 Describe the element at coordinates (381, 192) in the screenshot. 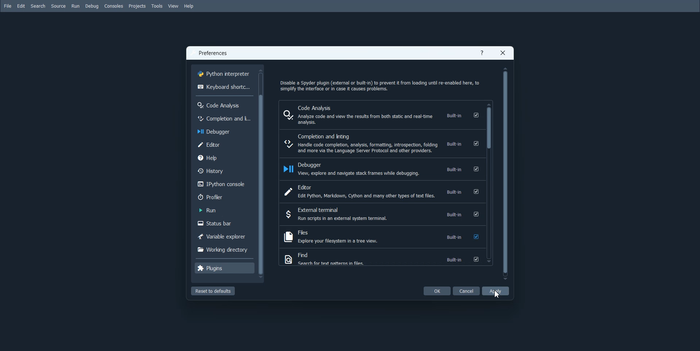

I see `Editor` at that location.